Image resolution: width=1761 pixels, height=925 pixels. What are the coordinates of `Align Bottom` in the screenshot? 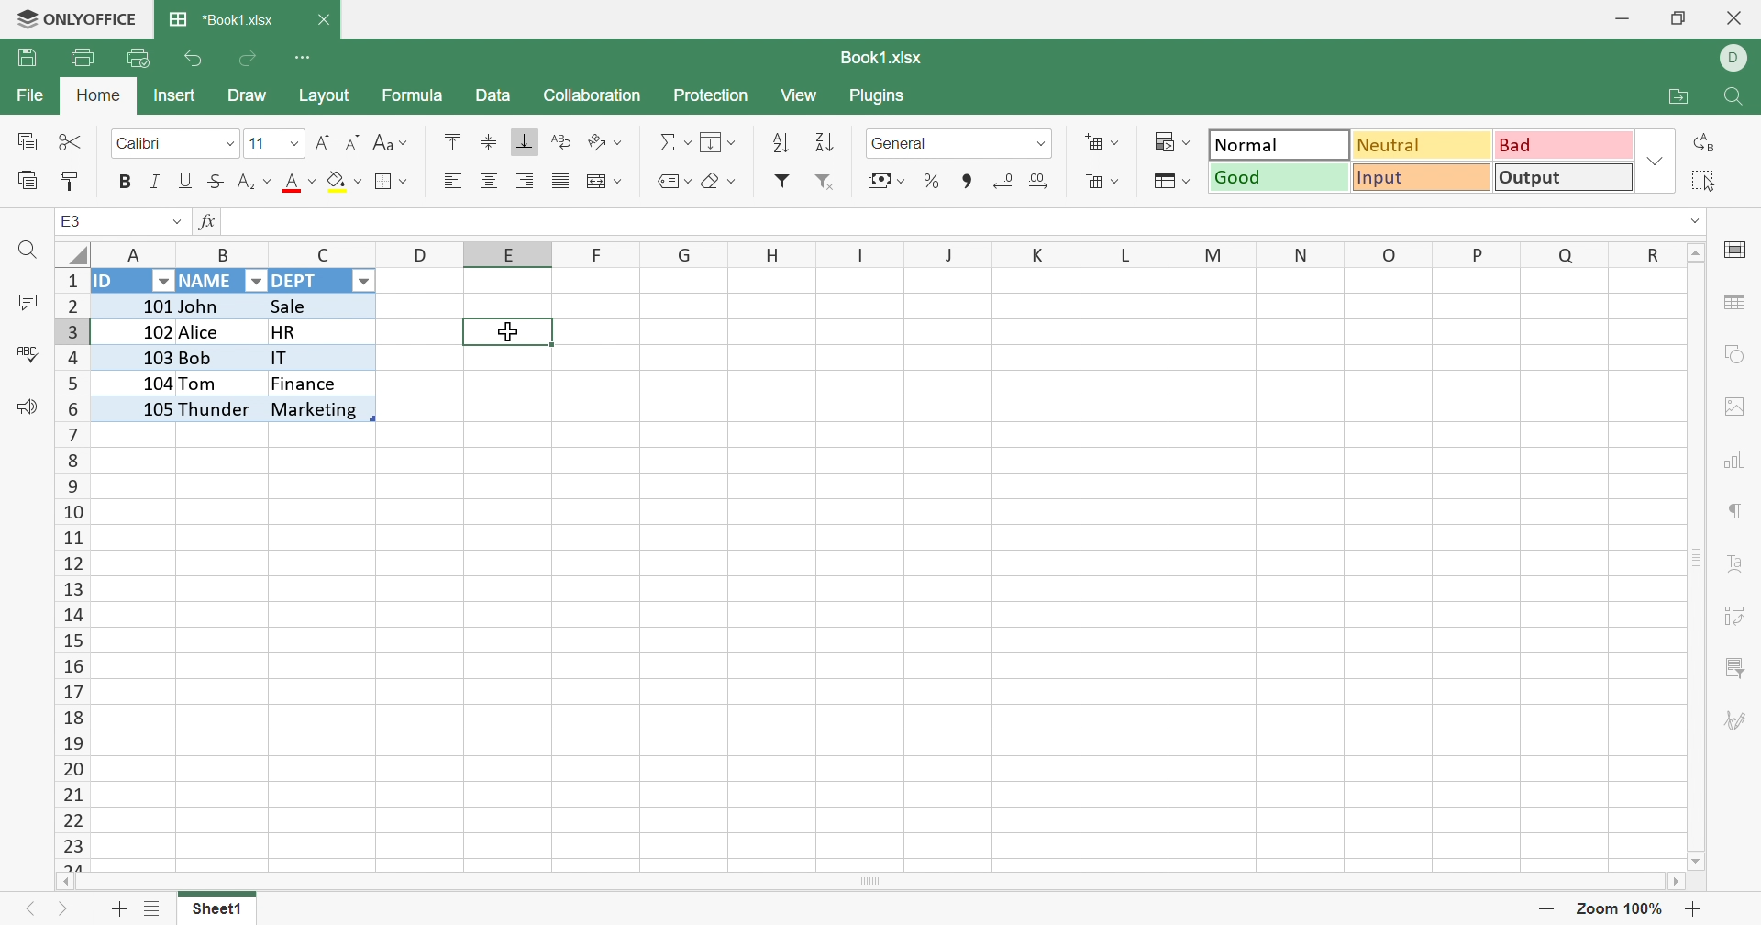 It's located at (522, 141).